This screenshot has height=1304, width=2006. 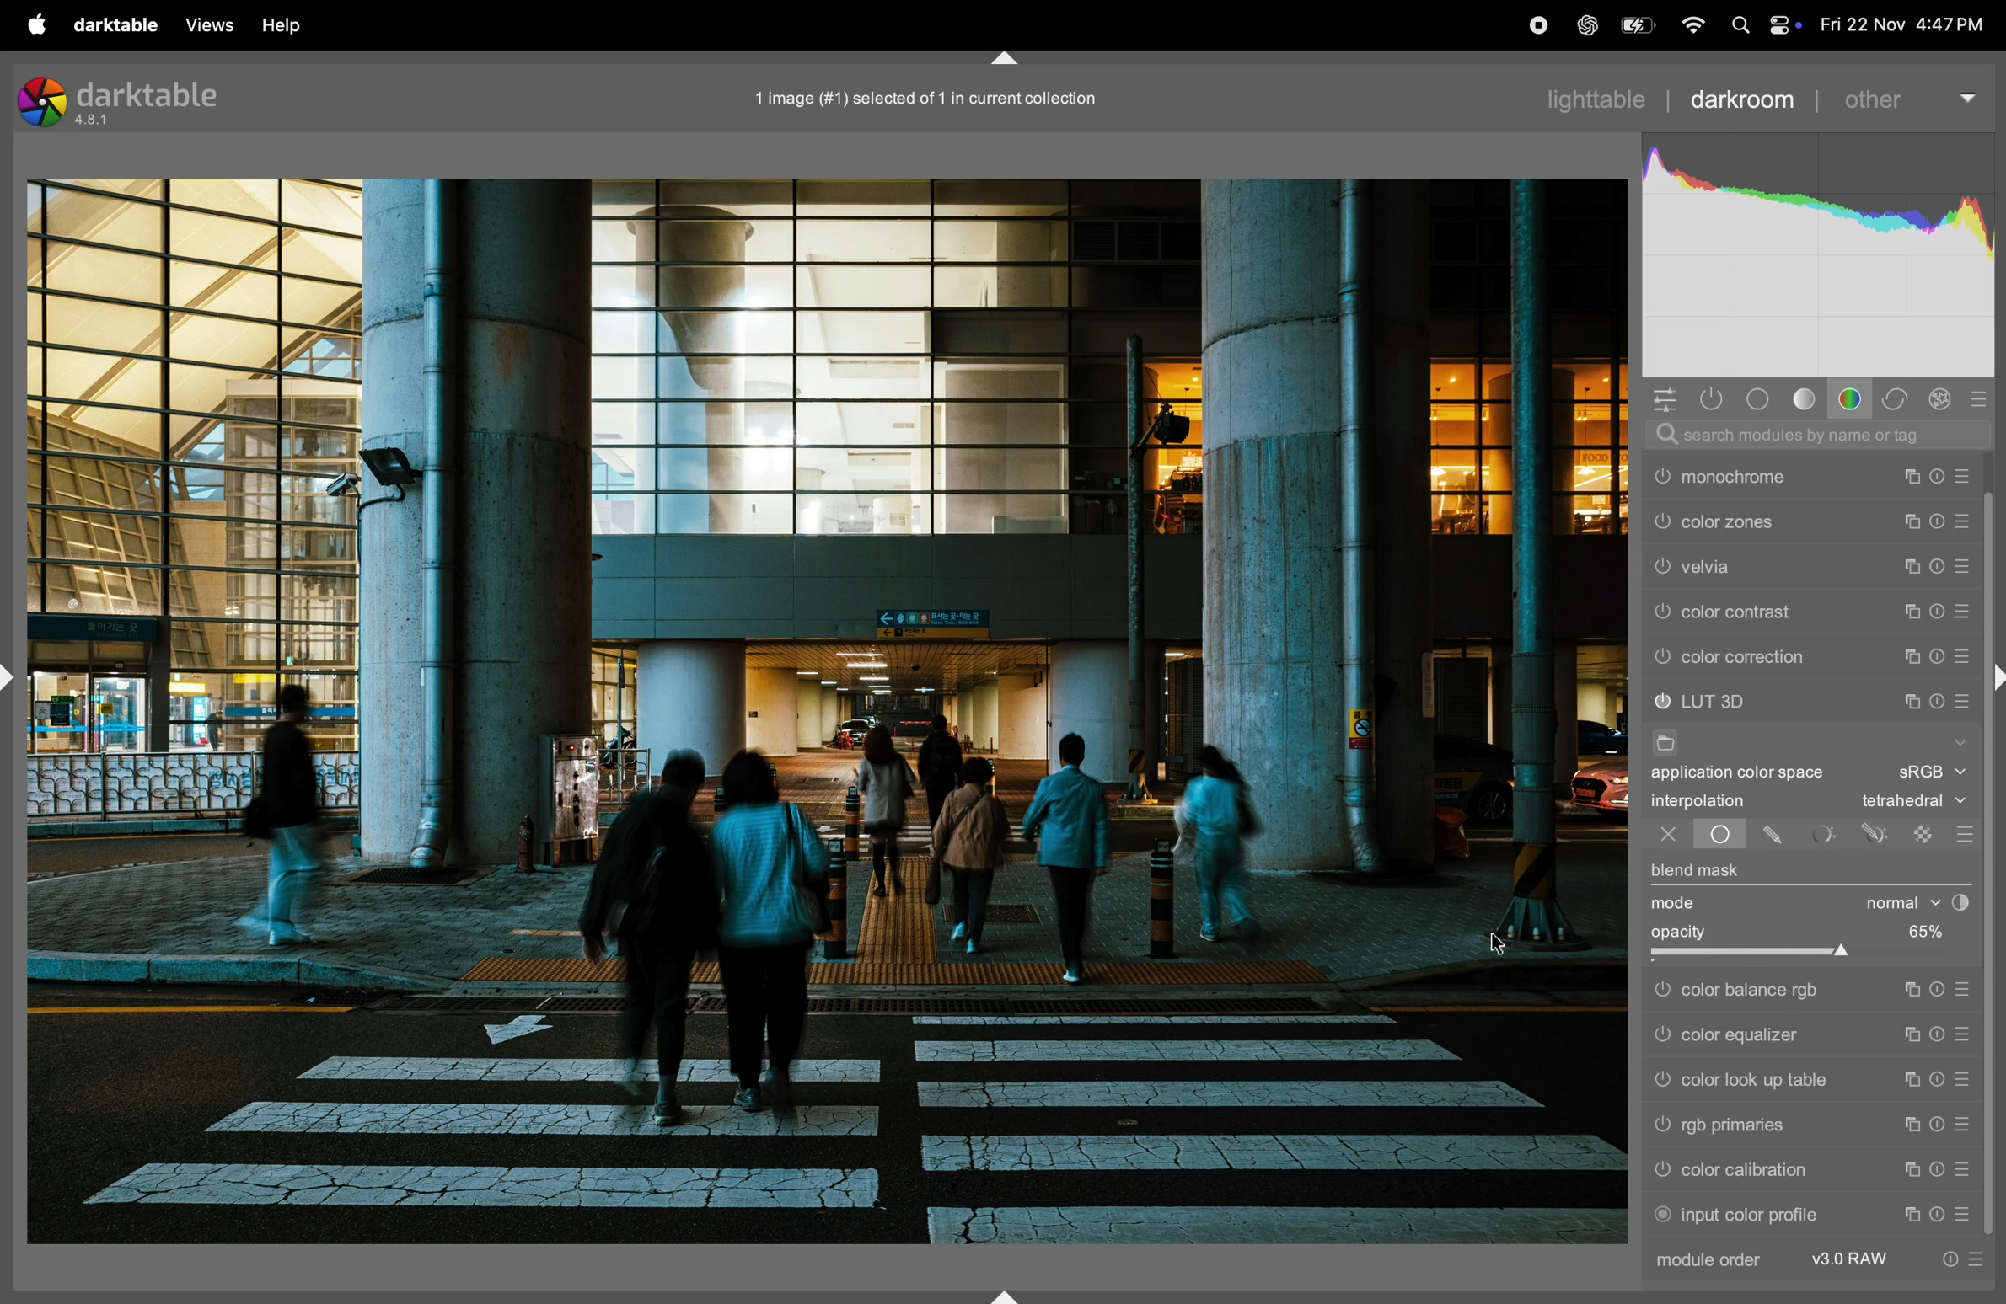 I want to click on shift+ctrl+r, so click(x=1993, y=677).